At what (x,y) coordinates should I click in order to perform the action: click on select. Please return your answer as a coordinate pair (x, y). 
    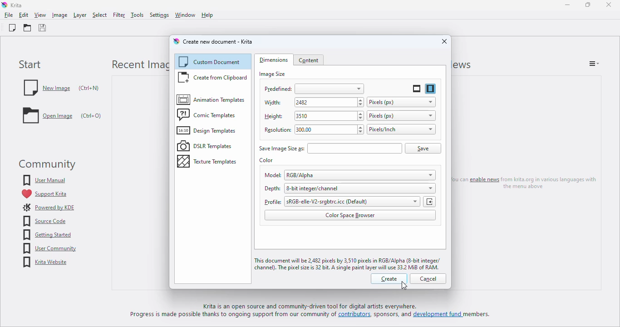
    Looking at the image, I should click on (99, 15).